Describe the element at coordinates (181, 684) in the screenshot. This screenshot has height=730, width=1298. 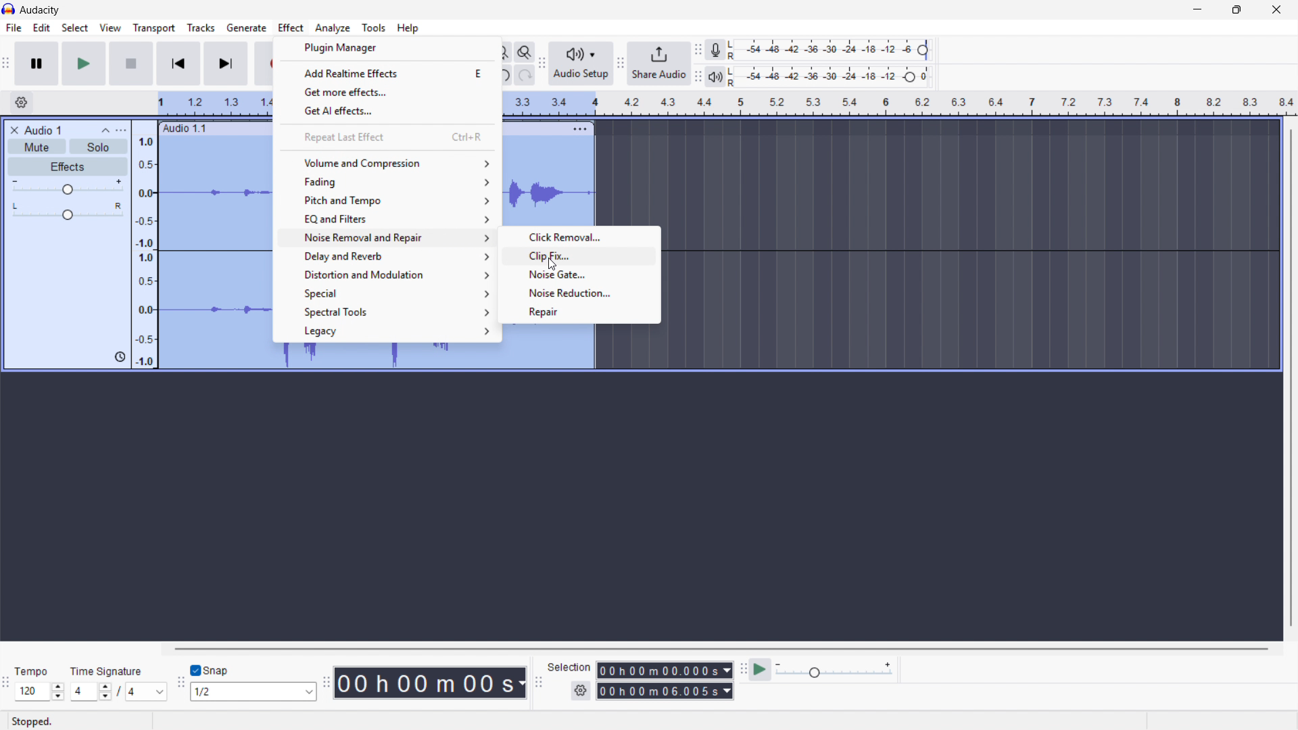
I see `Snapping toolbar` at that location.